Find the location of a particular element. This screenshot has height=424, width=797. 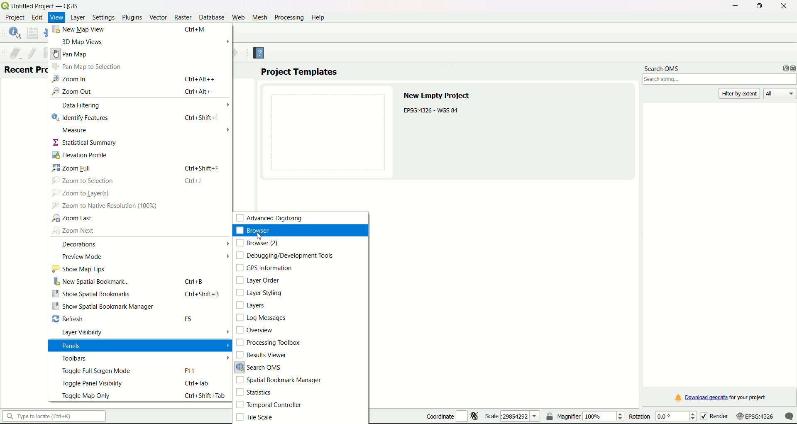

Browser (2) is located at coordinates (257, 243).